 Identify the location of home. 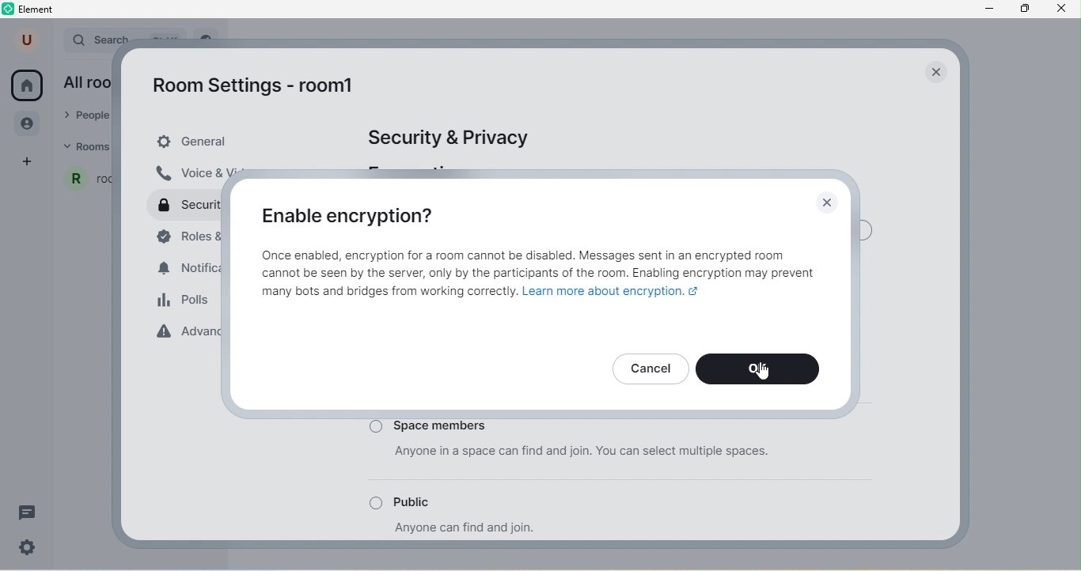
(27, 85).